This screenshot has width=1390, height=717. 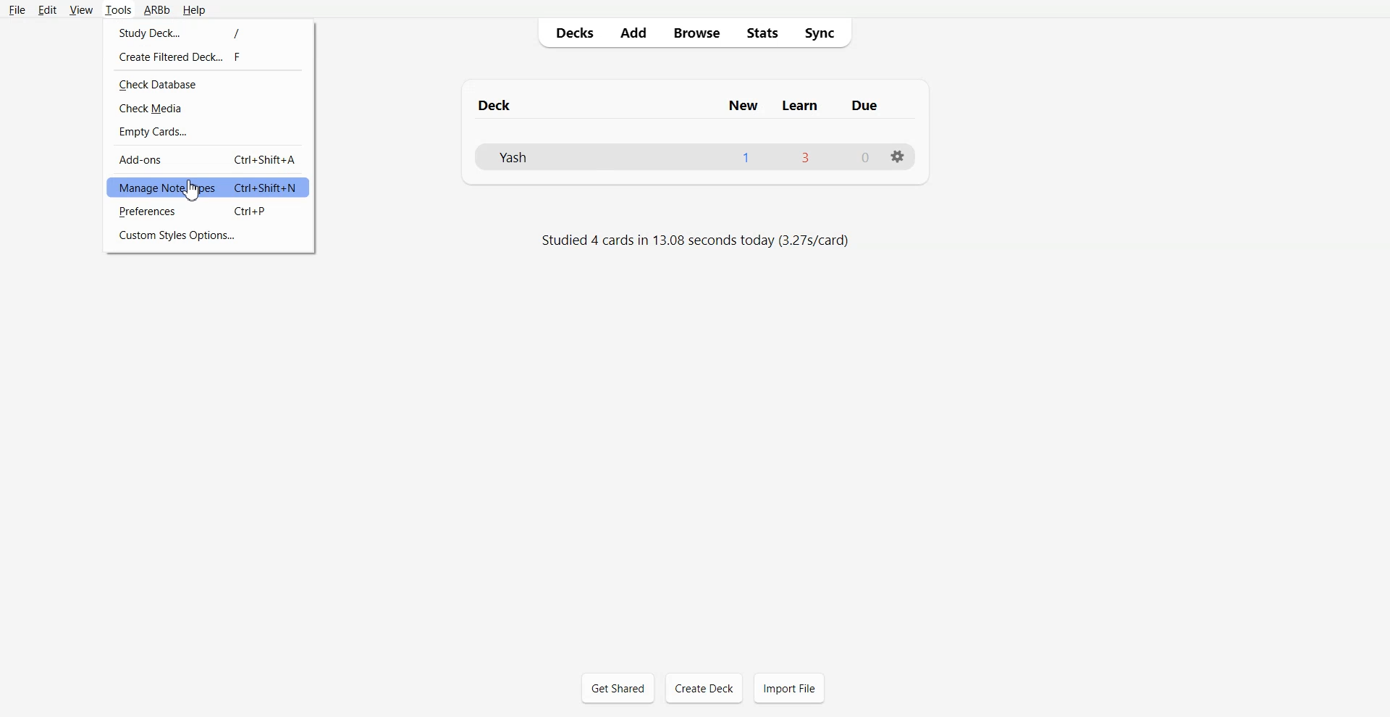 I want to click on Help, so click(x=193, y=11).